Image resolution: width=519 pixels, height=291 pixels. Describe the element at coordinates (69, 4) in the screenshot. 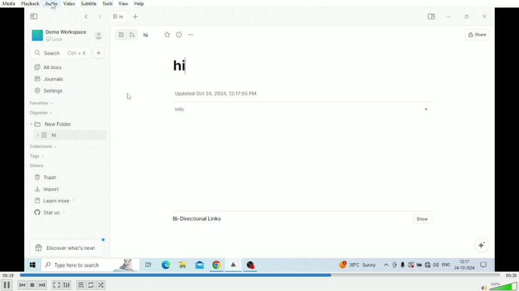

I see `Video` at that location.